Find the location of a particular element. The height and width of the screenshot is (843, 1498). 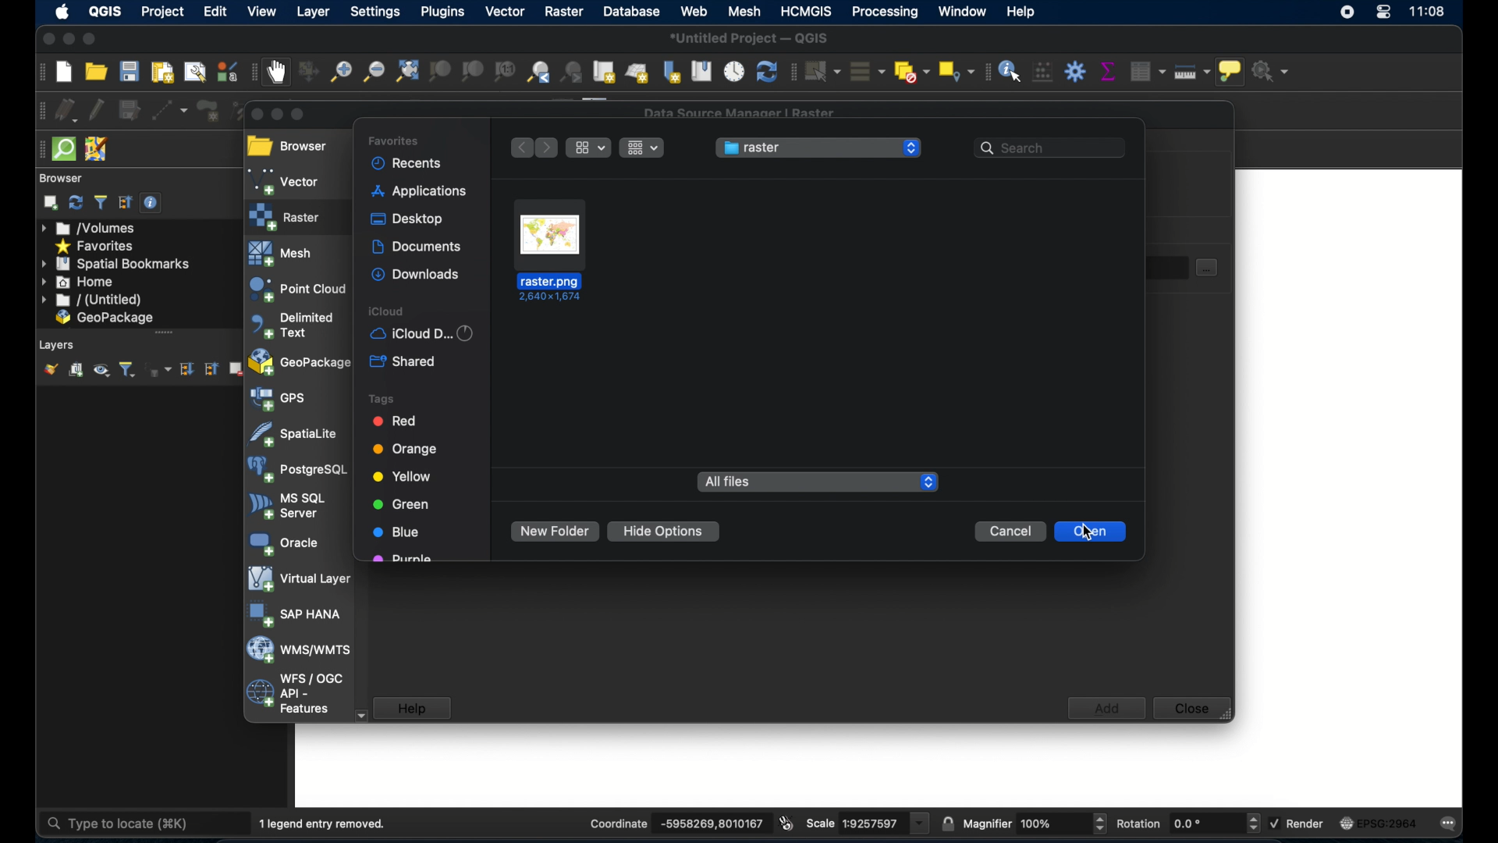

magnifier is located at coordinates (987, 823).